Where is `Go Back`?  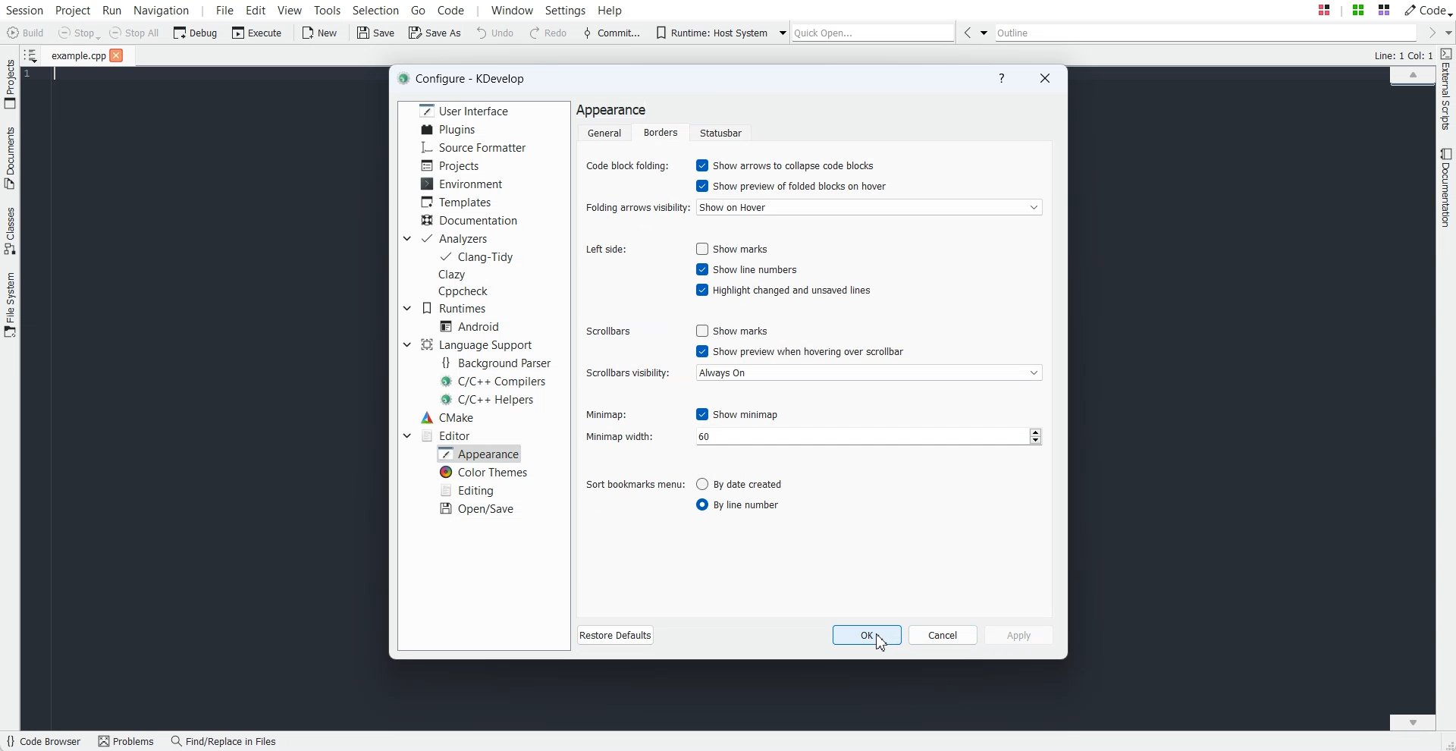
Go Back is located at coordinates (966, 32).